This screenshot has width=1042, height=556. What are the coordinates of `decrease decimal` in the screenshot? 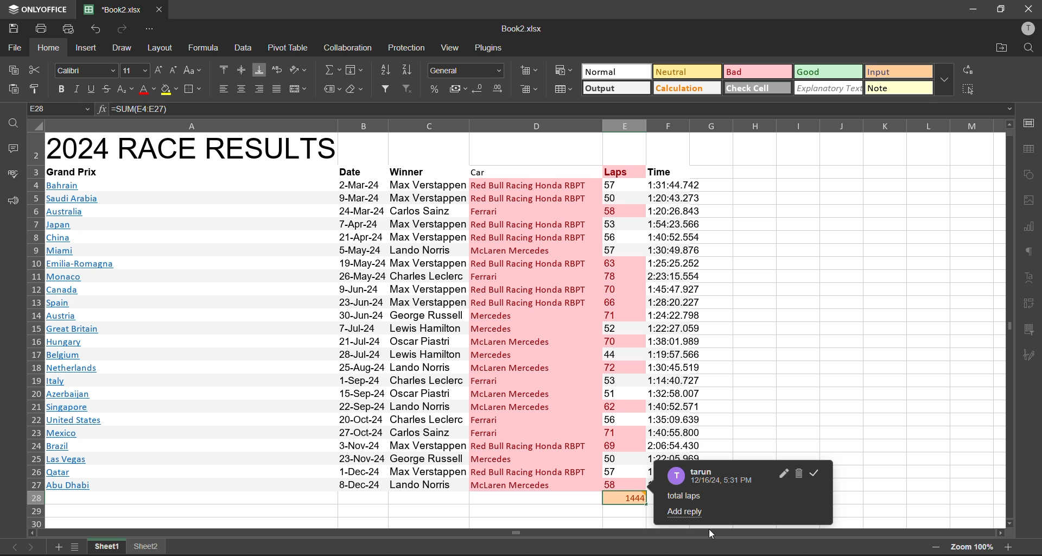 It's located at (479, 89).